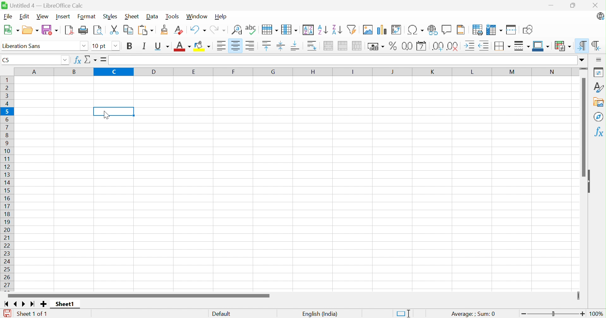 This screenshot has height=318, width=606. Describe the element at coordinates (165, 30) in the screenshot. I see `Clone Formatting` at that location.